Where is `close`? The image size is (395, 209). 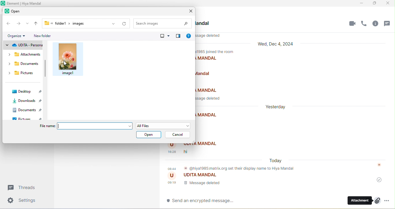 close is located at coordinates (191, 11).